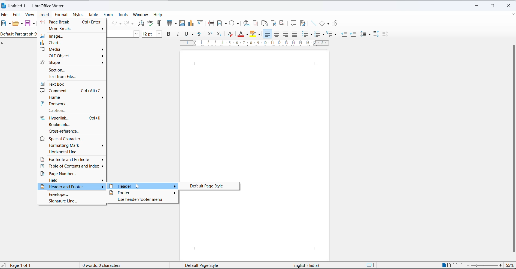 This screenshot has height=269, width=516. Describe the element at coordinates (211, 23) in the screenshot. I see `page break` at that location.